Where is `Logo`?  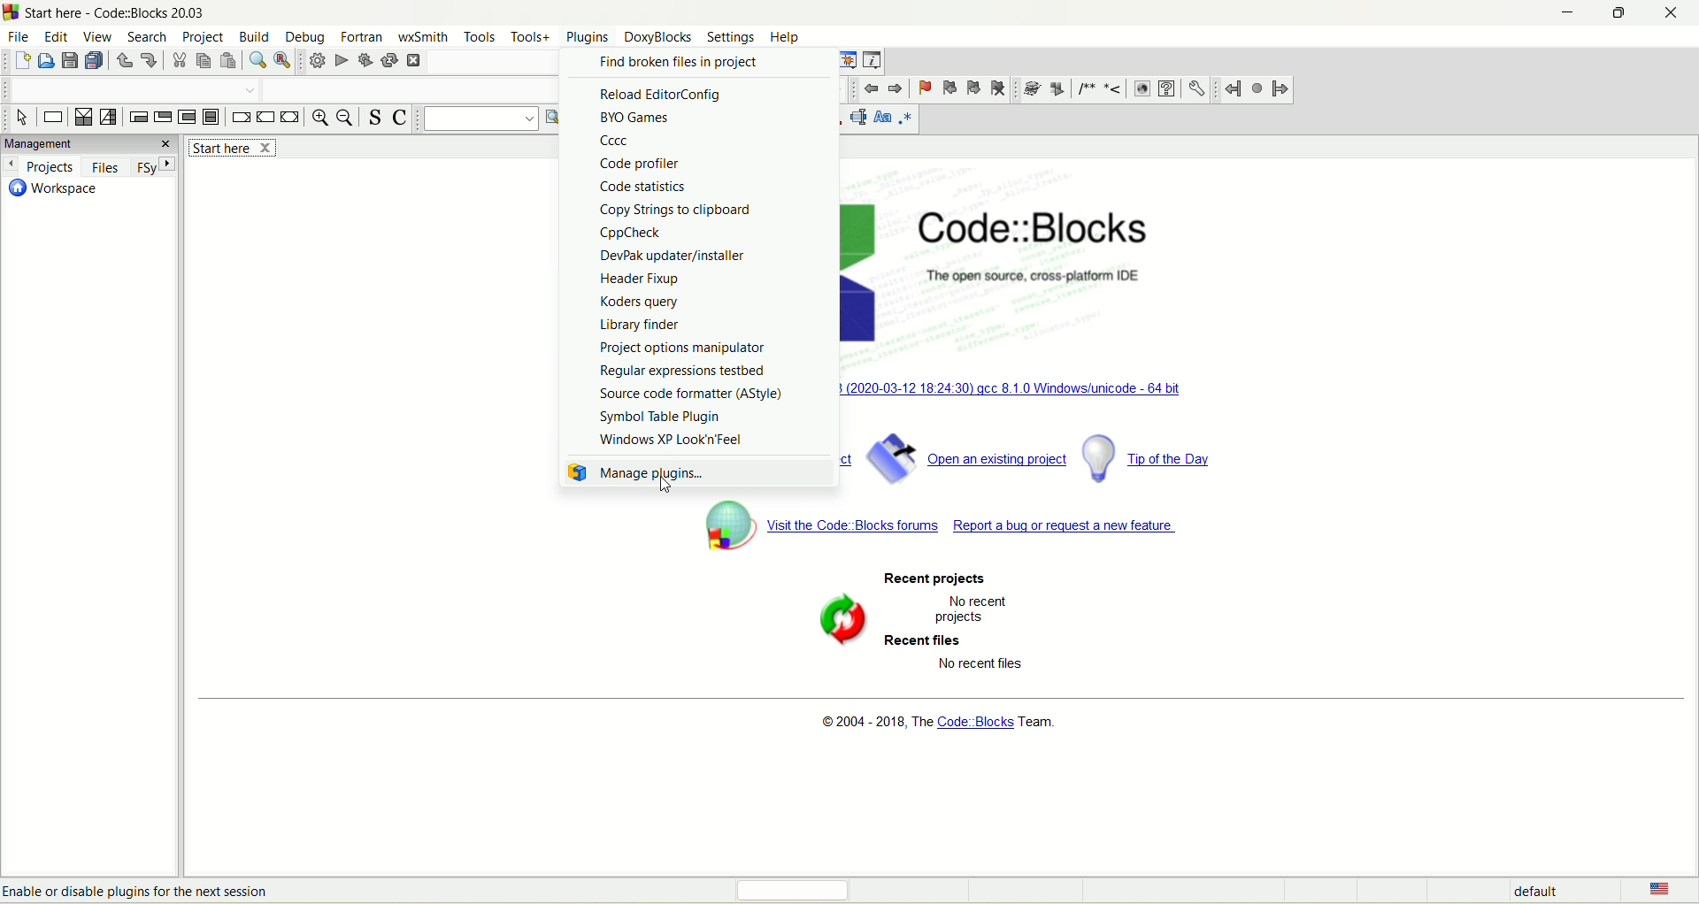 Logo is located at coordinates (837, 622).